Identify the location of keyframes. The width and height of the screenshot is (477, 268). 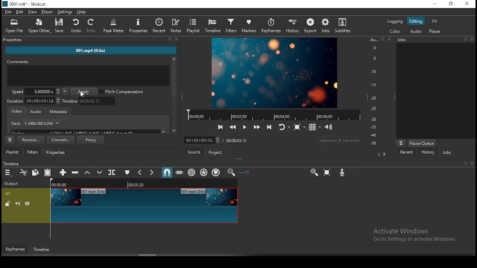
(16, 249).